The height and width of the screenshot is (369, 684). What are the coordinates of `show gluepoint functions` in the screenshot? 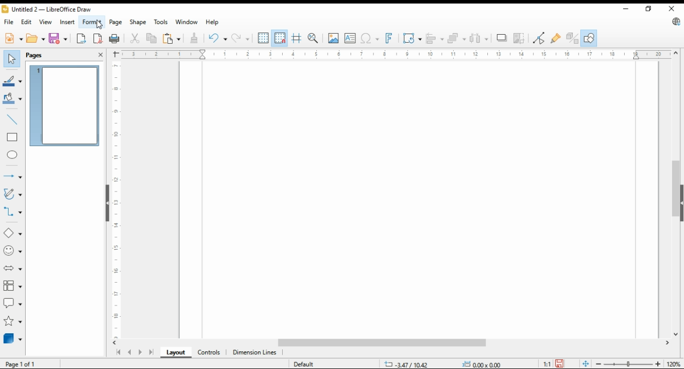 It's located at (555, 38).